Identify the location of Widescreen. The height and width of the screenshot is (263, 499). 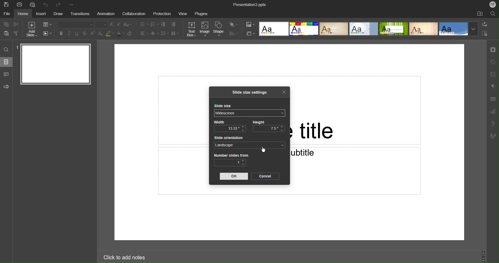
(250, 113).